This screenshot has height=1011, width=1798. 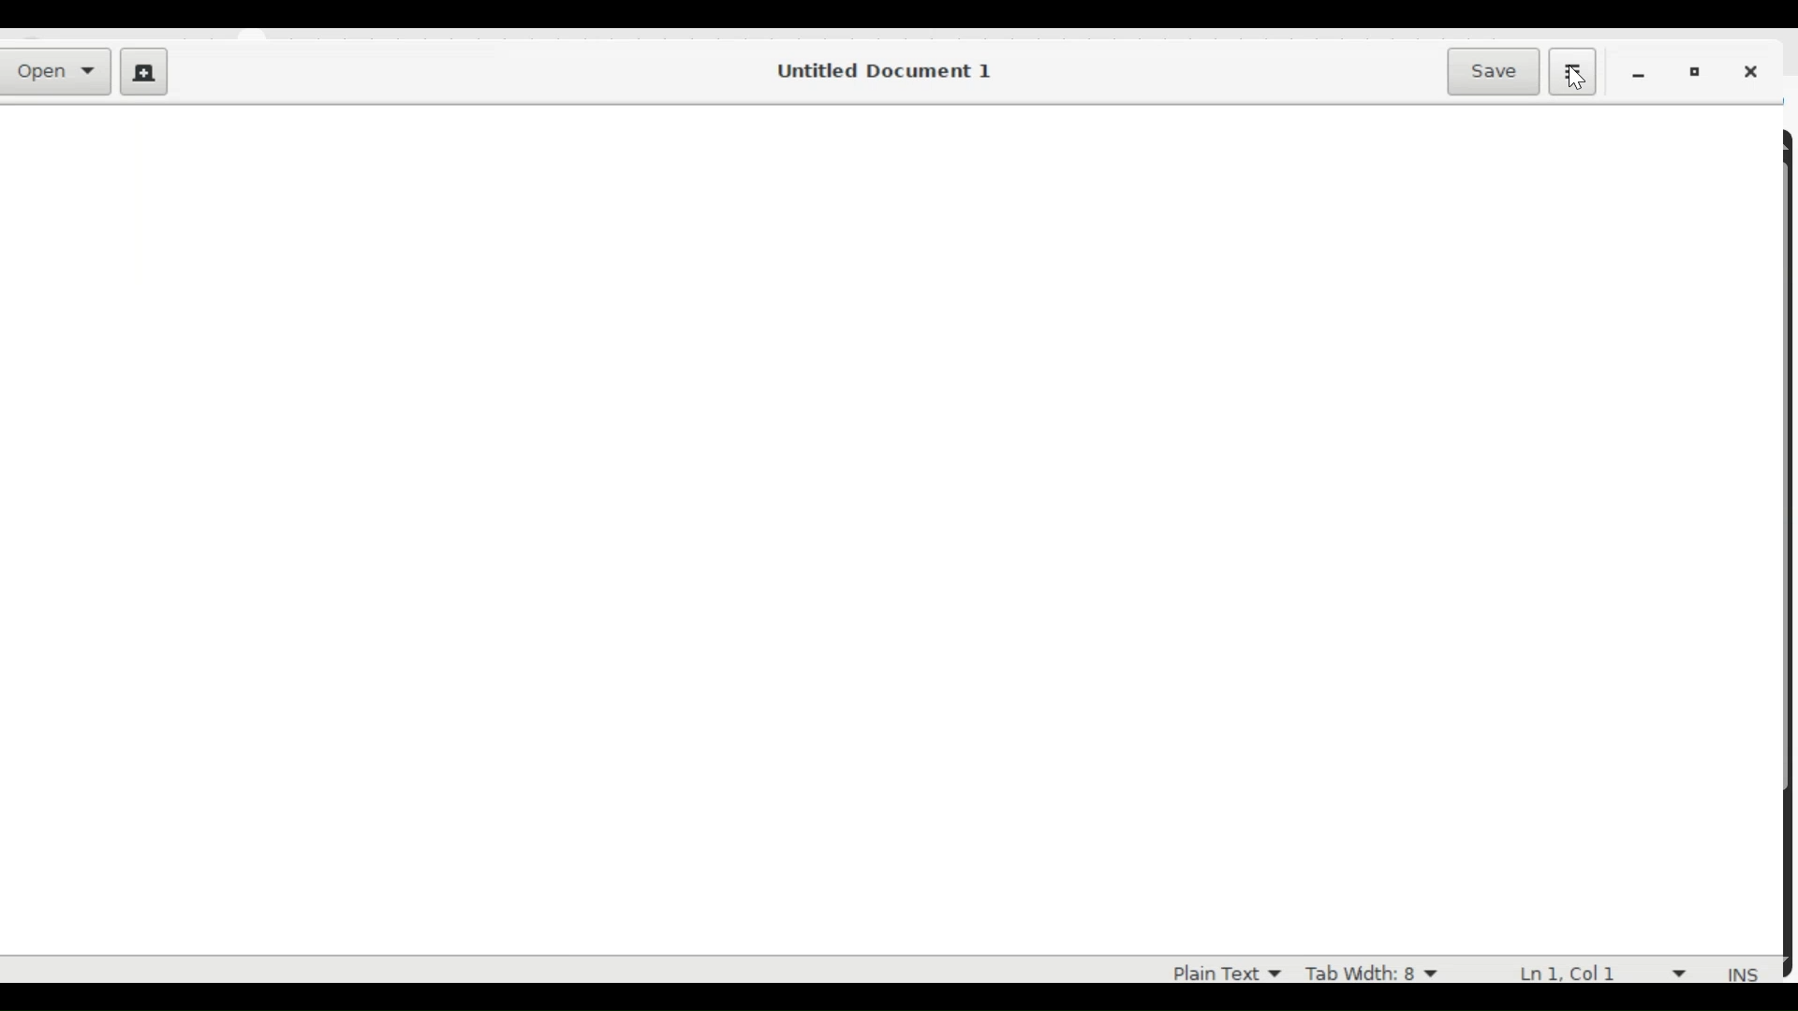 I want to click on plan Text, so click(x=1216, y=971).